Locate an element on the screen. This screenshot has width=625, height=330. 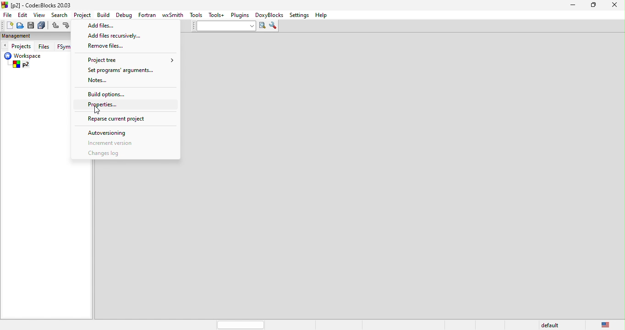
minimize is located at coordinates (573, 6).